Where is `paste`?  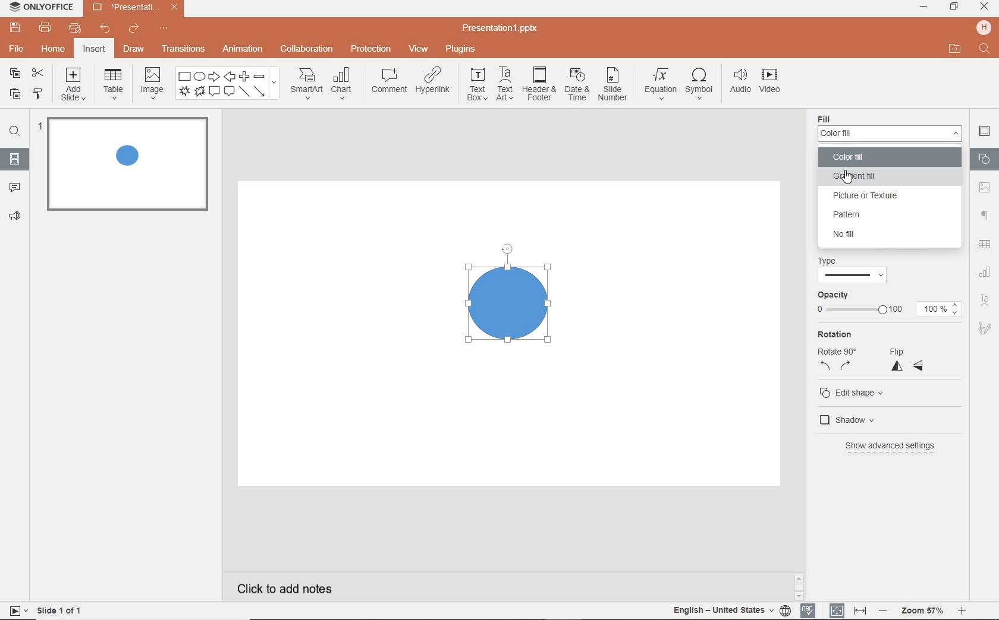
paste is located at coordinates (14, 95).